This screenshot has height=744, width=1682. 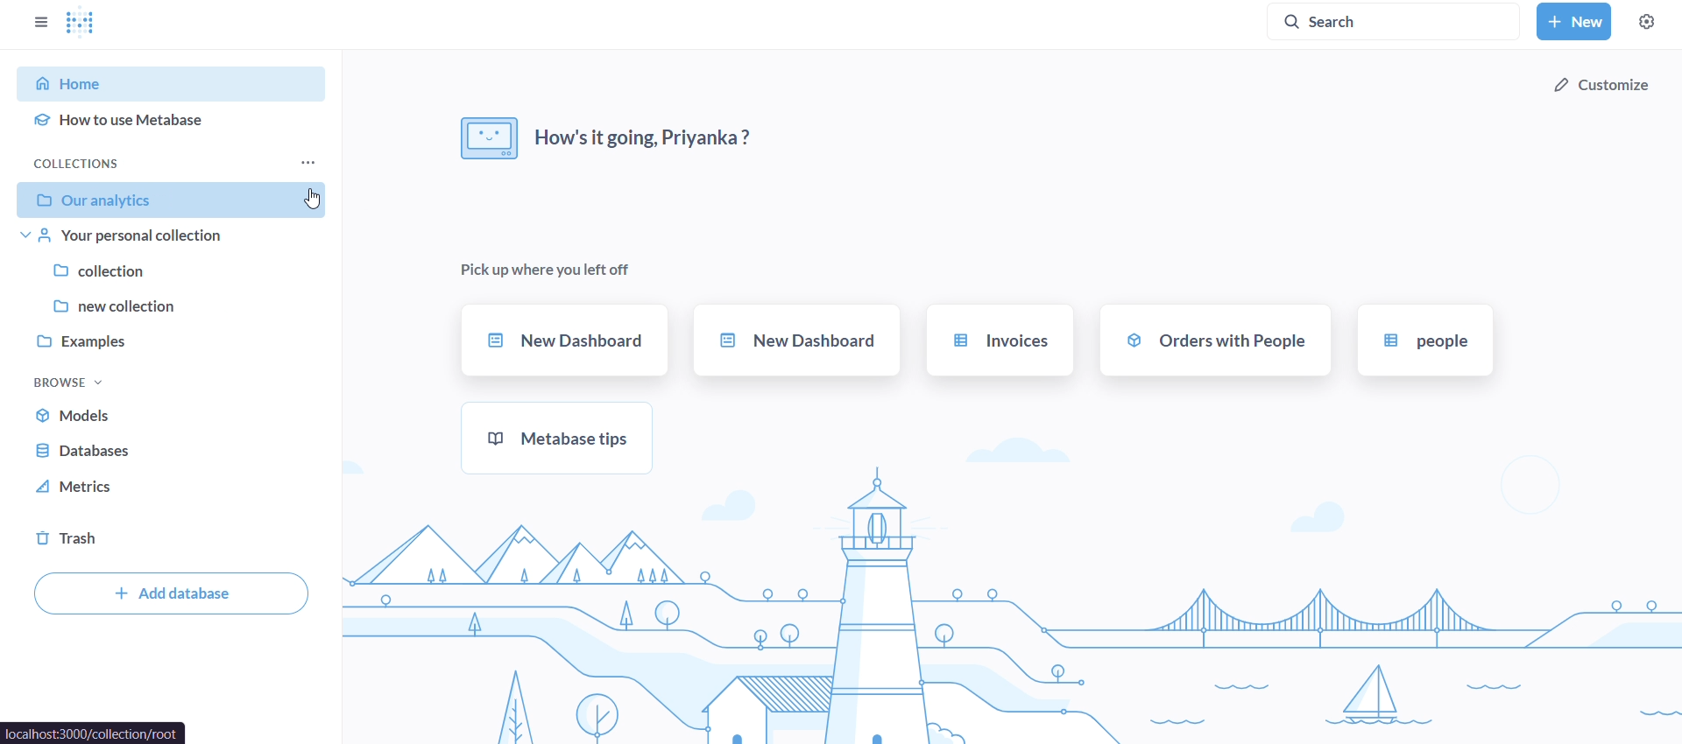 What do you see at coordinates (89, 488) in the screenshot?
I see `metrics` at bounding box center [89, 488].